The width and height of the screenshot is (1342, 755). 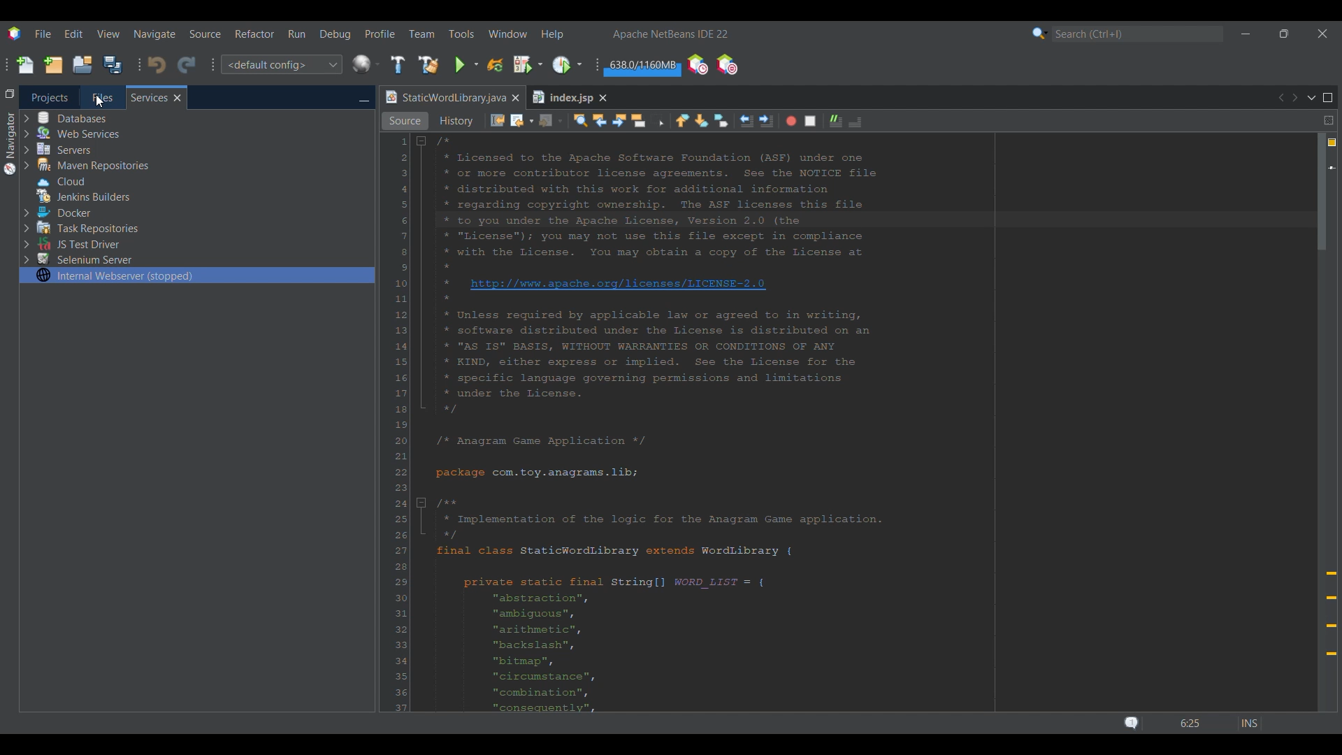 What do you see at coordinates (1323, 34) in the screenshot?
I see `Close interface` at bounding box center [1323, 34].